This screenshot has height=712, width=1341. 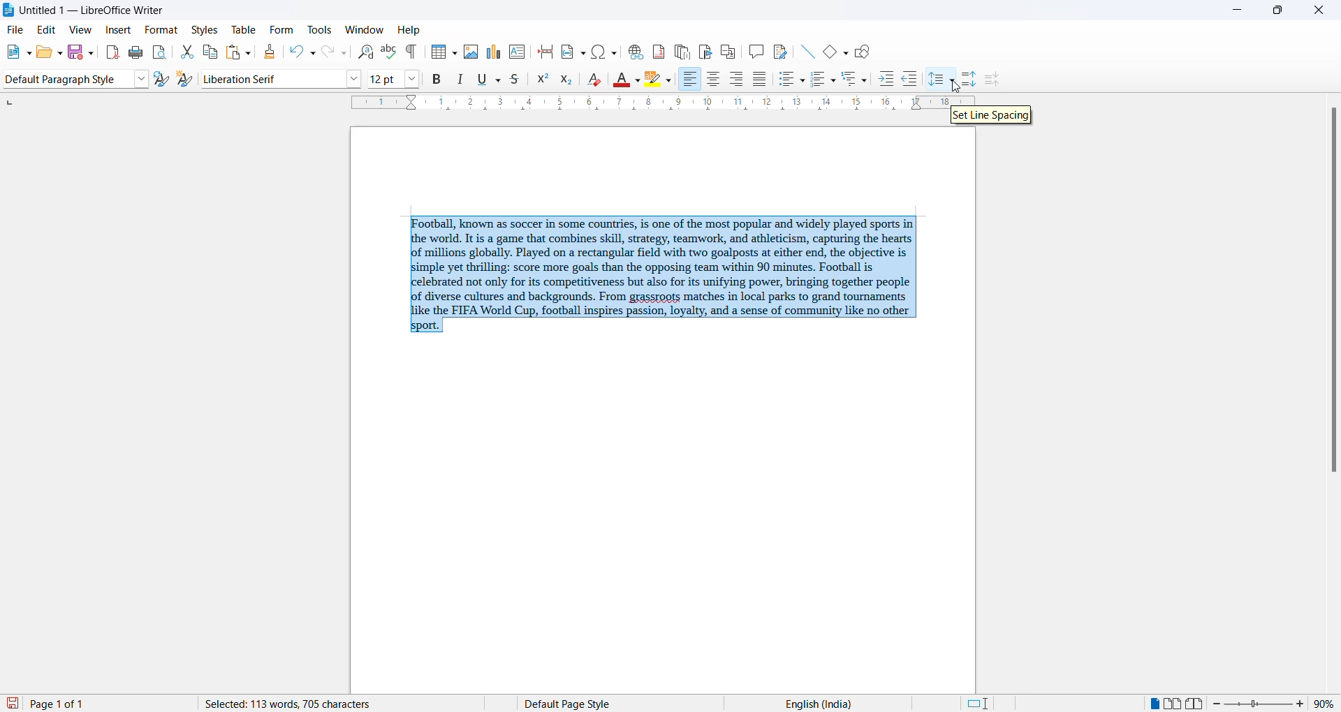 I want to click on insert hyperlink, so click(x=636, y=53).